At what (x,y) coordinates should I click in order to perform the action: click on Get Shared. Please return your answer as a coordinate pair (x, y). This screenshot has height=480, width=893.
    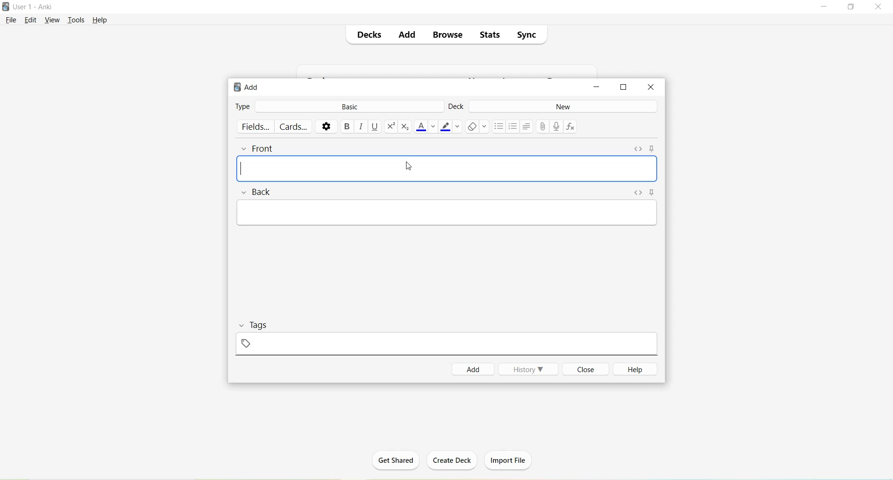
    Looking at the image, I should click on (396, 463).